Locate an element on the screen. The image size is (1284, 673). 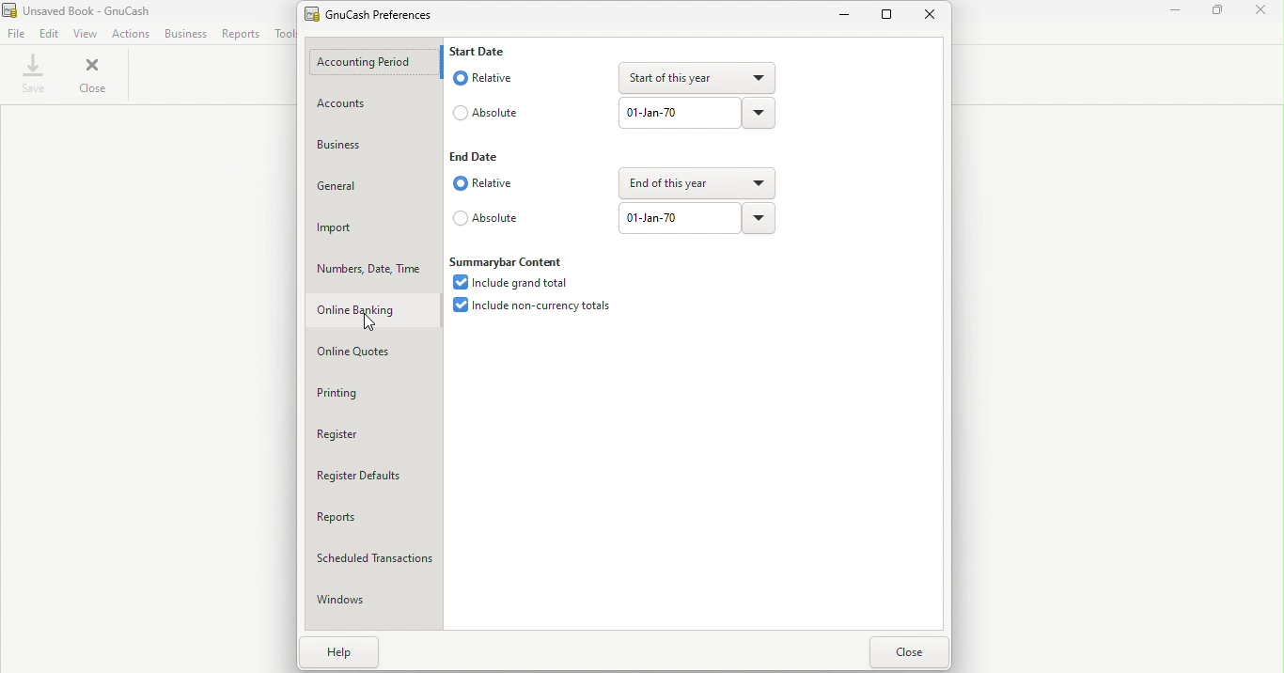
Numbers, date, time is located at coordinates (374, 269).